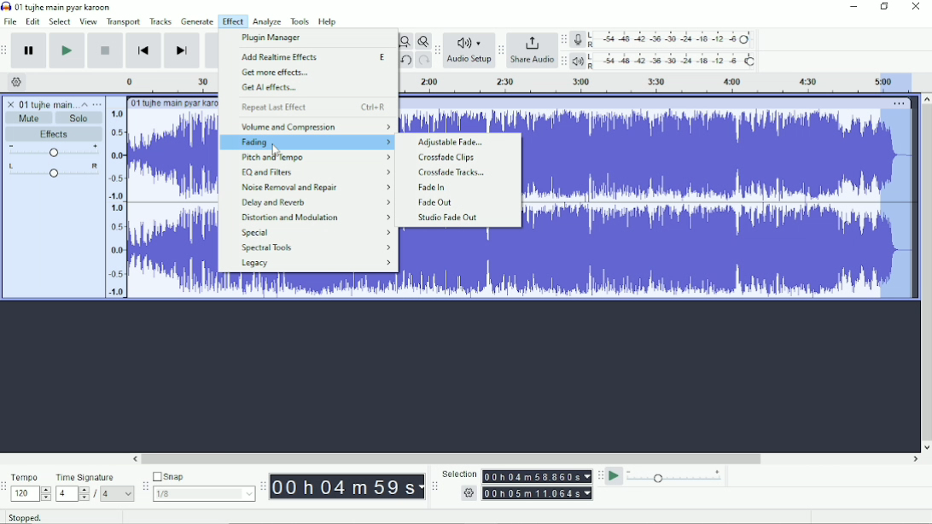 Image resolution: width=932 pixels, height=524 pixels. Describe the element at coordinates (264, 486) in the screenshot. I see `Audacity time toolbar` at that location.